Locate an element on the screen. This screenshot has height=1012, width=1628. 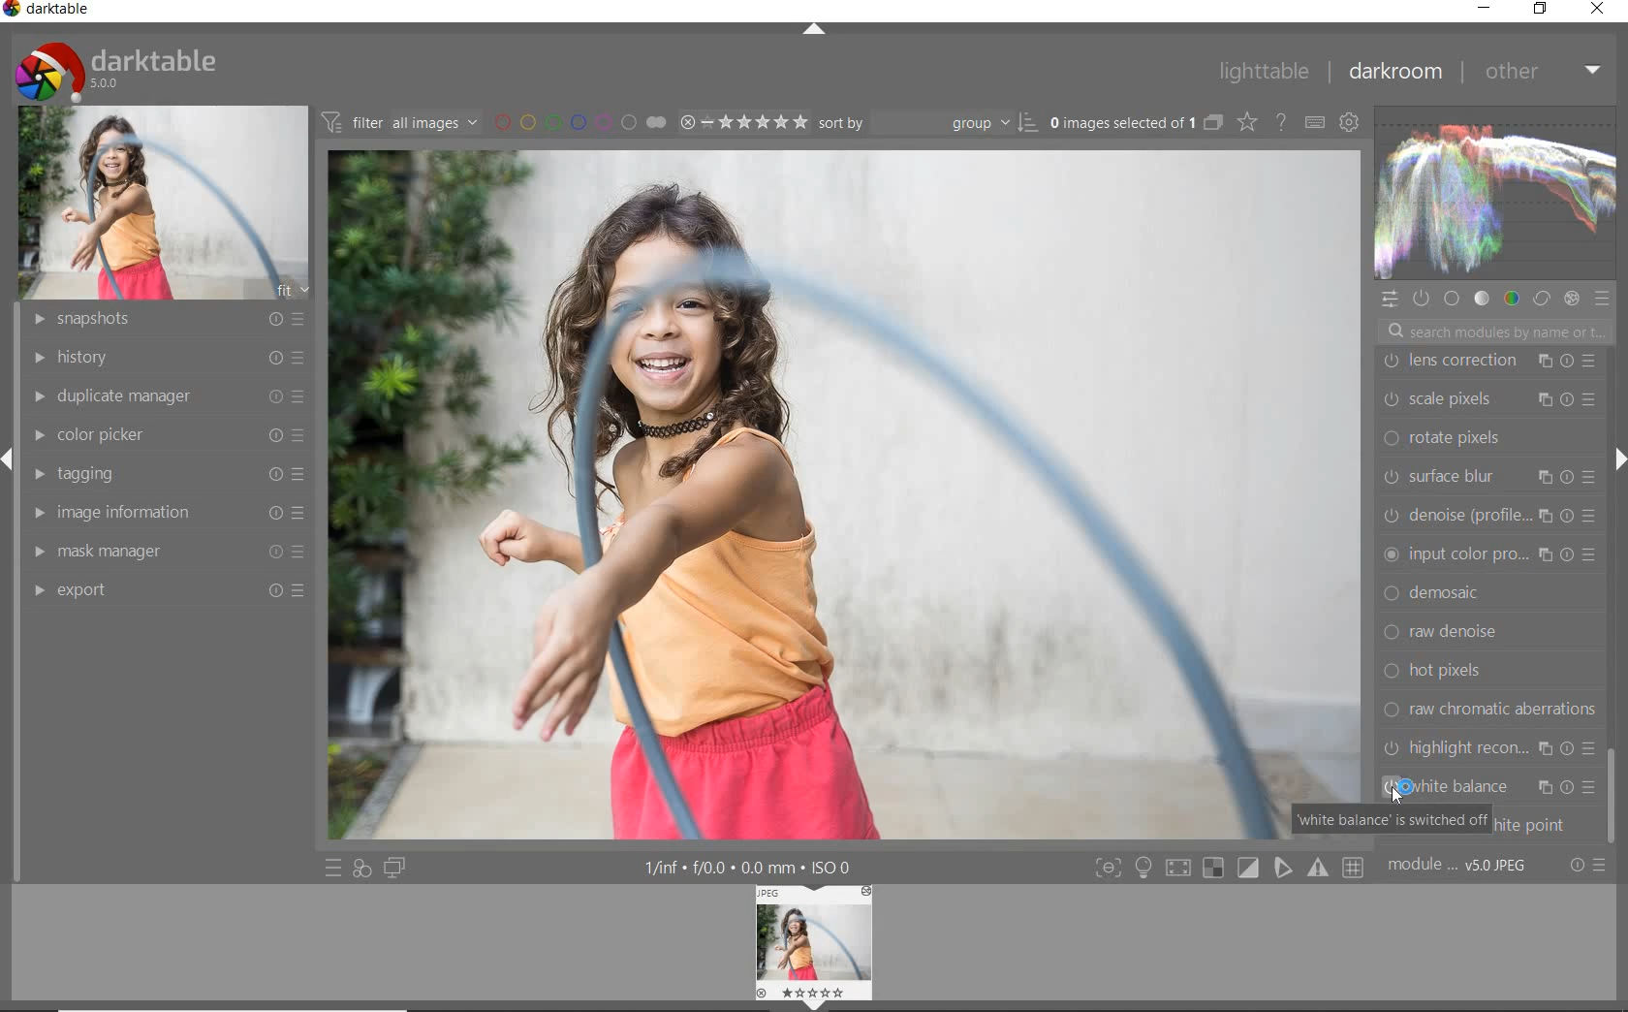
color is located at coordinates (1510, 298).